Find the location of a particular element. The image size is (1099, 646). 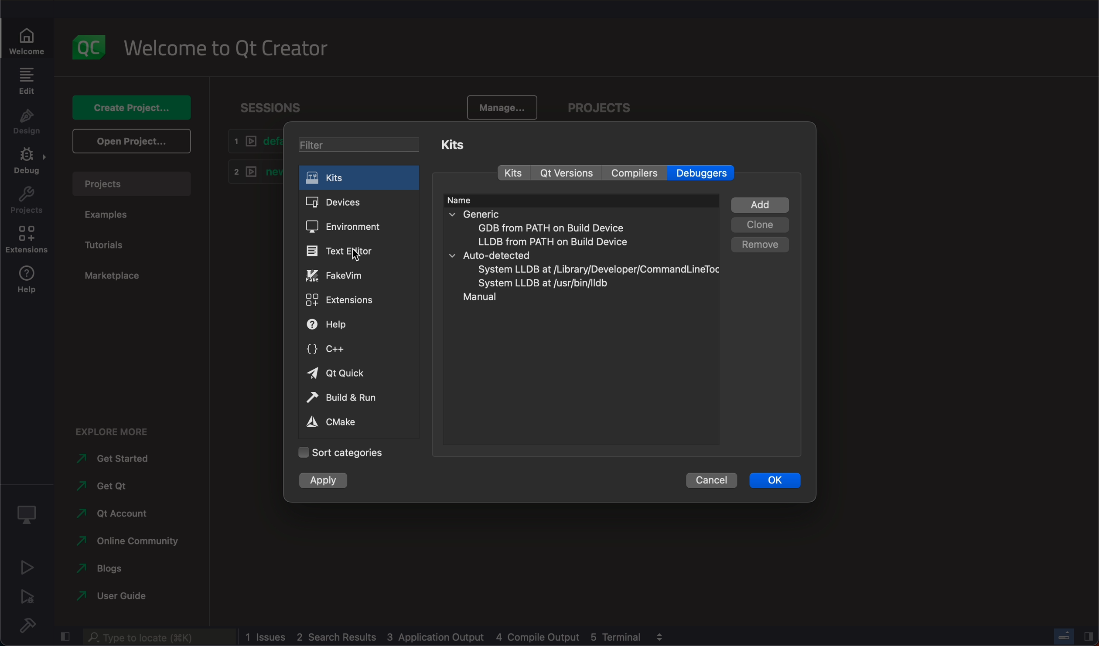

edit is located at coordinates (26, 82).